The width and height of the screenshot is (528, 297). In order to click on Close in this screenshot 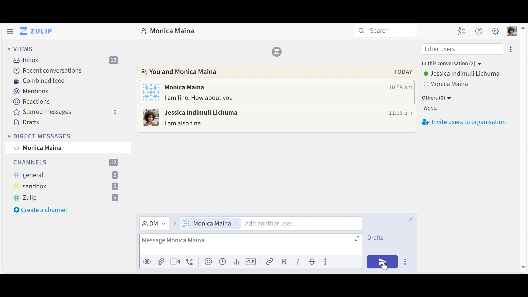, I will do `click(411, 219)`.